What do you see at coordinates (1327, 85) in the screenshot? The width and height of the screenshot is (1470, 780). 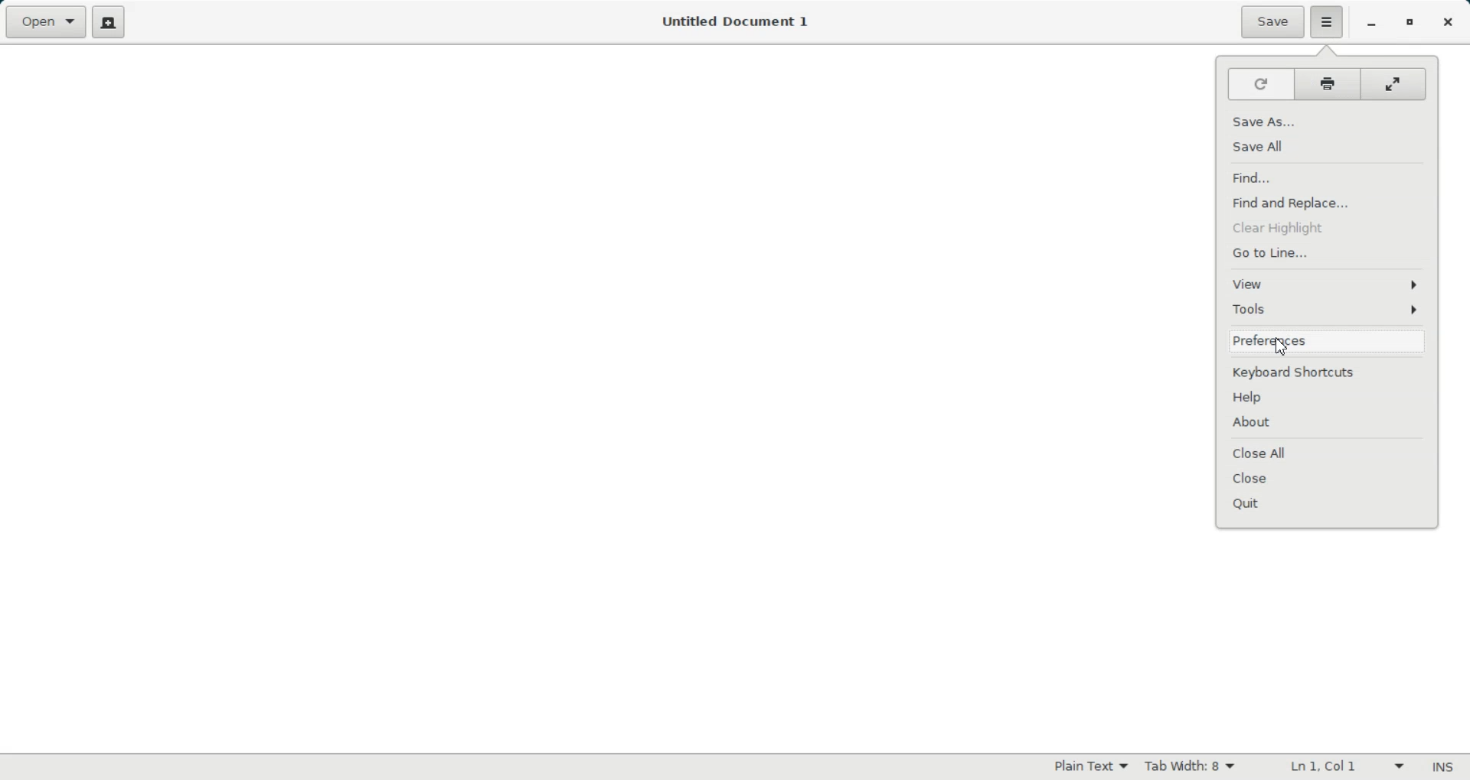 I see `Print` at bounding box center [1327, 85].